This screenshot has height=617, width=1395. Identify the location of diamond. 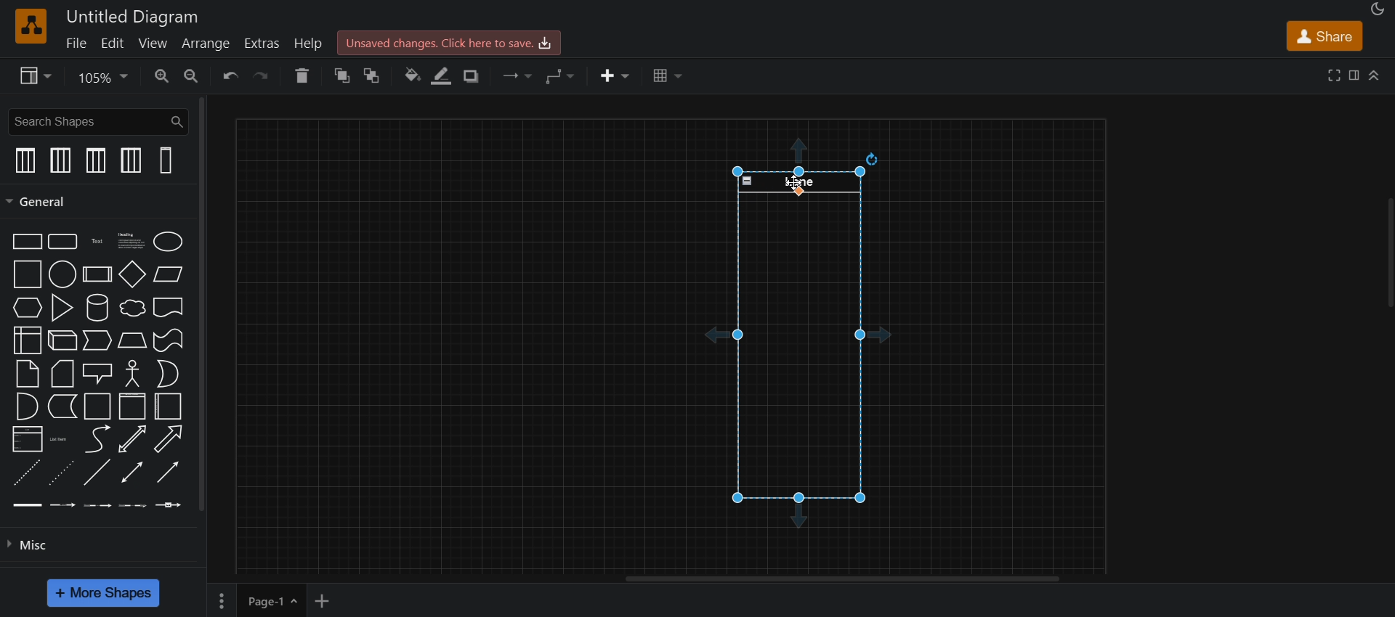
(132, 274).